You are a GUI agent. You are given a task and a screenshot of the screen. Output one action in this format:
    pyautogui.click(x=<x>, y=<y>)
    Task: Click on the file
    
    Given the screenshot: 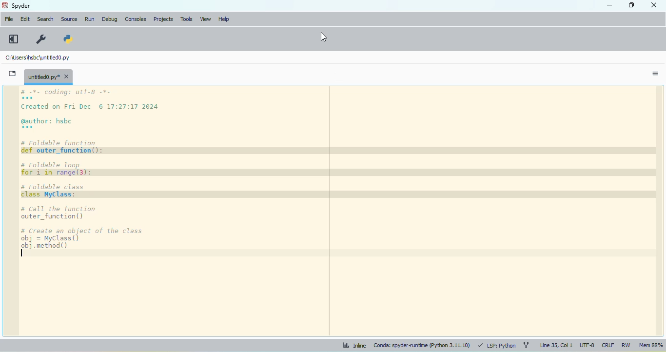 What is the action you would take?
    pyautogui.click(x=8, y=19)
    